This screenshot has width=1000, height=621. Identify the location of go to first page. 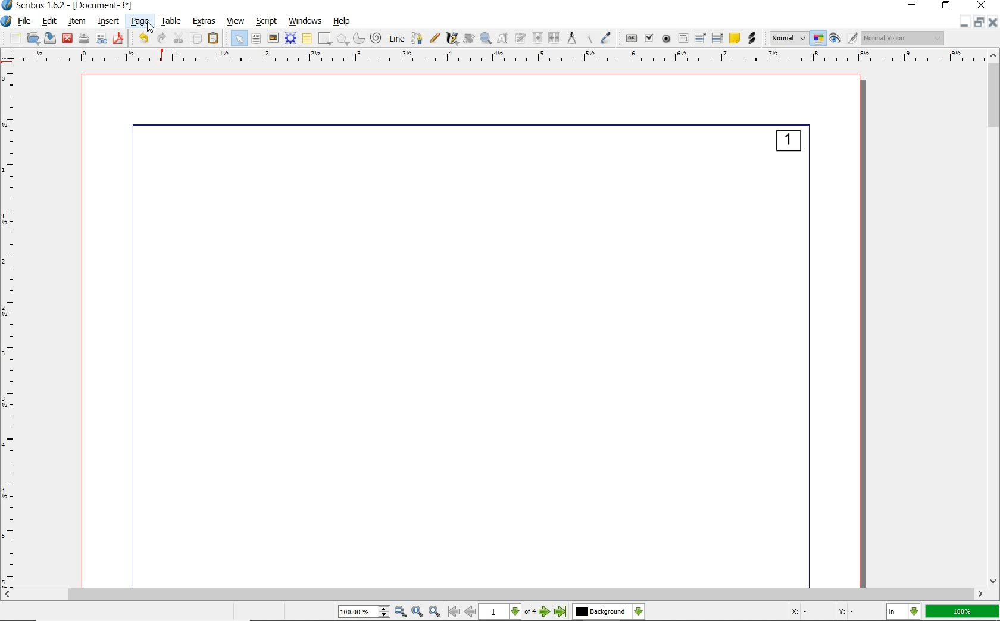
(454, 612).